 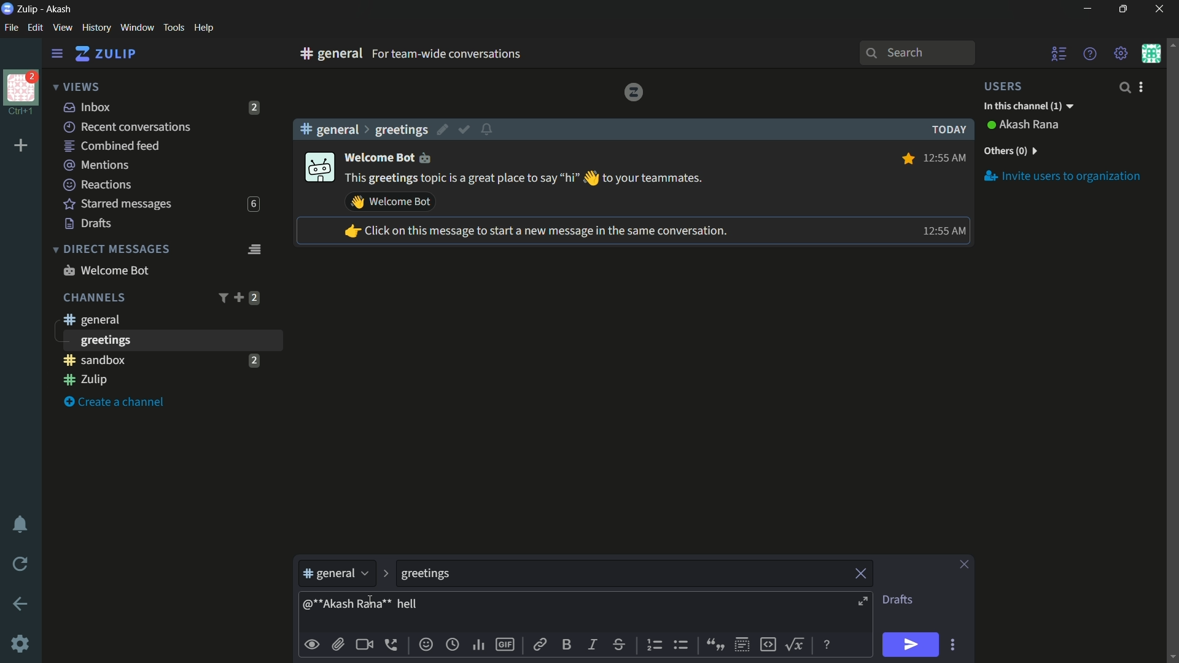 I want to click on minimize, so click(x=1087, y=9).